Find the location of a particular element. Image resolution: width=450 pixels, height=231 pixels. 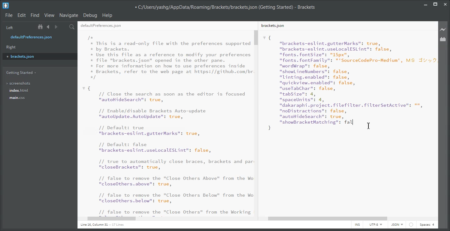

{
// Close the search as soon as the editor is focused
"autoHideSearch": true,
// Enable/disable Brackets Auto-update
"autoUpdate. AutoUpdate": true,
// Default: true
"brackets-eslint.gutterMarks": true,
// Default: false
"brackets-eslint.uselocalESLint": false,
// true to automatically close braces, brackets and par
"closeBrackets": true,
// false to remove the "Close Others Above" from the Wo
"closeOthers. above": true,
// false to remove the "Close Others Below" from the Wo
"closeOthers.below": true,
// false to remove the "Close Others" from the Working is located at coordinates (167, 150).